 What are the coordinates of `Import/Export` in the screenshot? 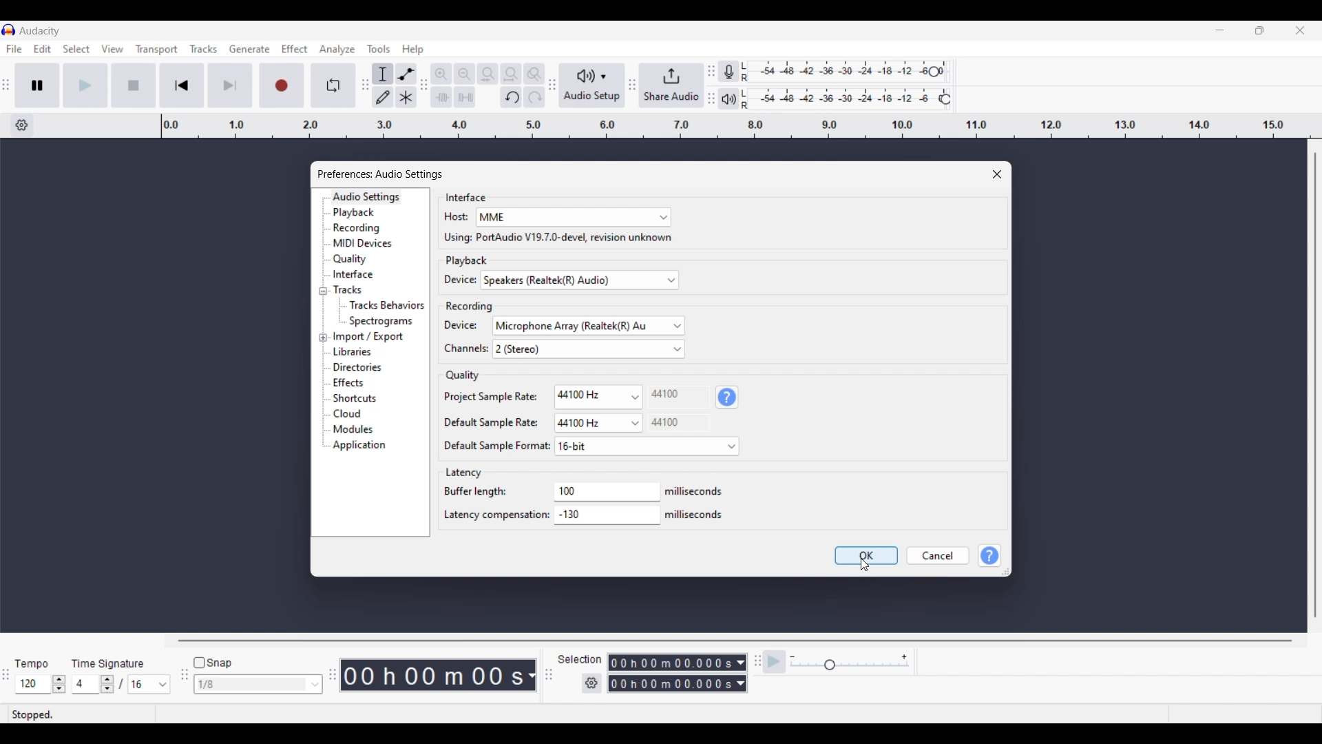 It's located at (371, 337).